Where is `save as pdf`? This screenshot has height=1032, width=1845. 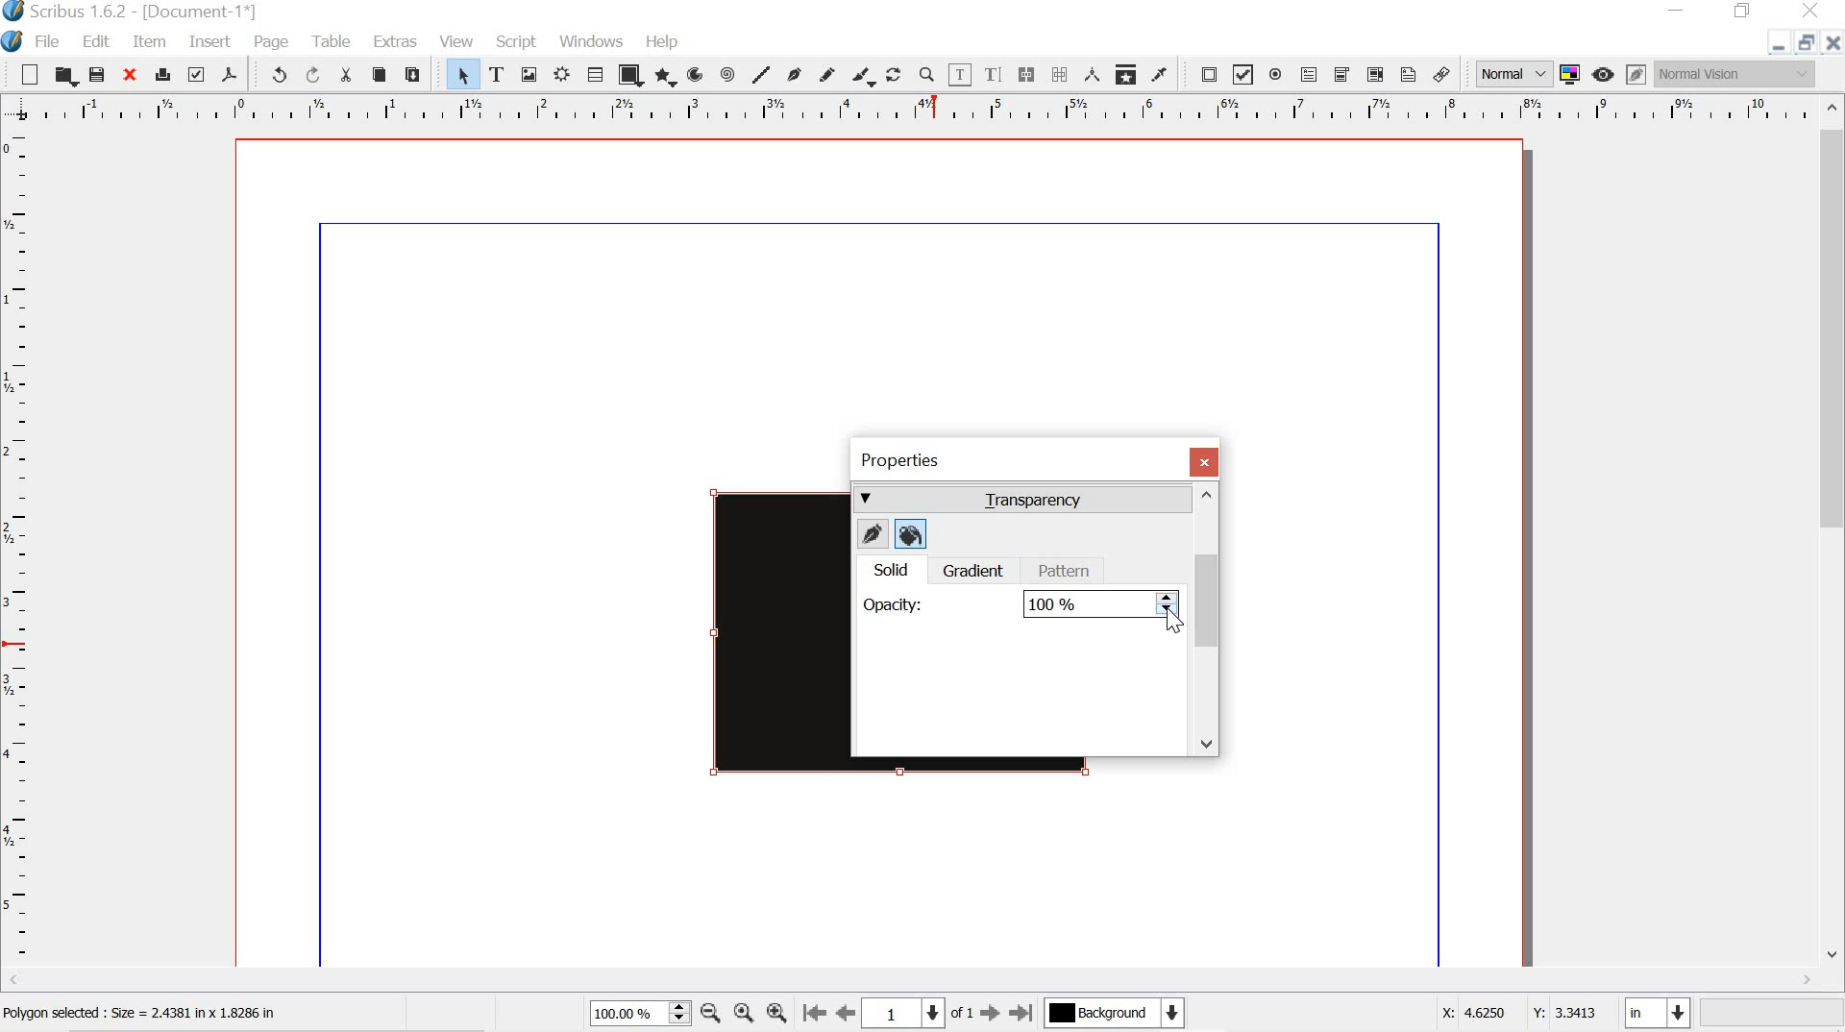
save as pdf is located at coordinates (230, 75).